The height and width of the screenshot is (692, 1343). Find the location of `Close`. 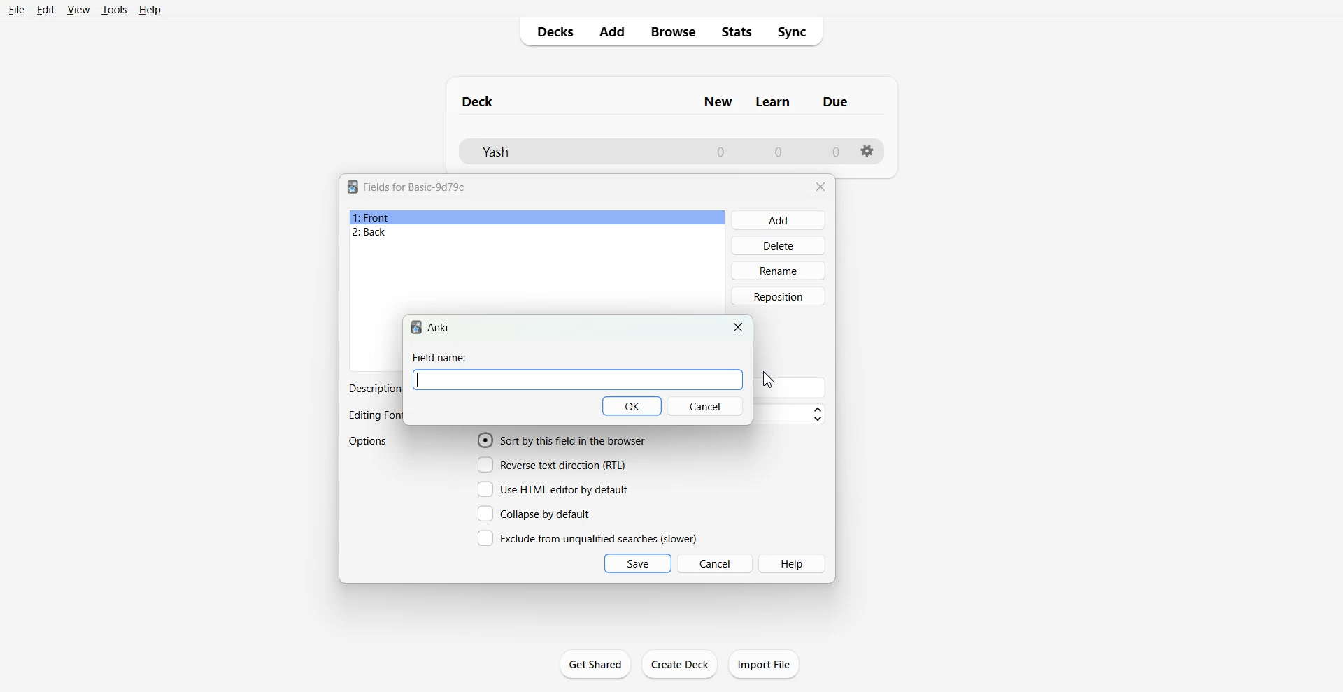

Close is located at coordinates (739, 327).